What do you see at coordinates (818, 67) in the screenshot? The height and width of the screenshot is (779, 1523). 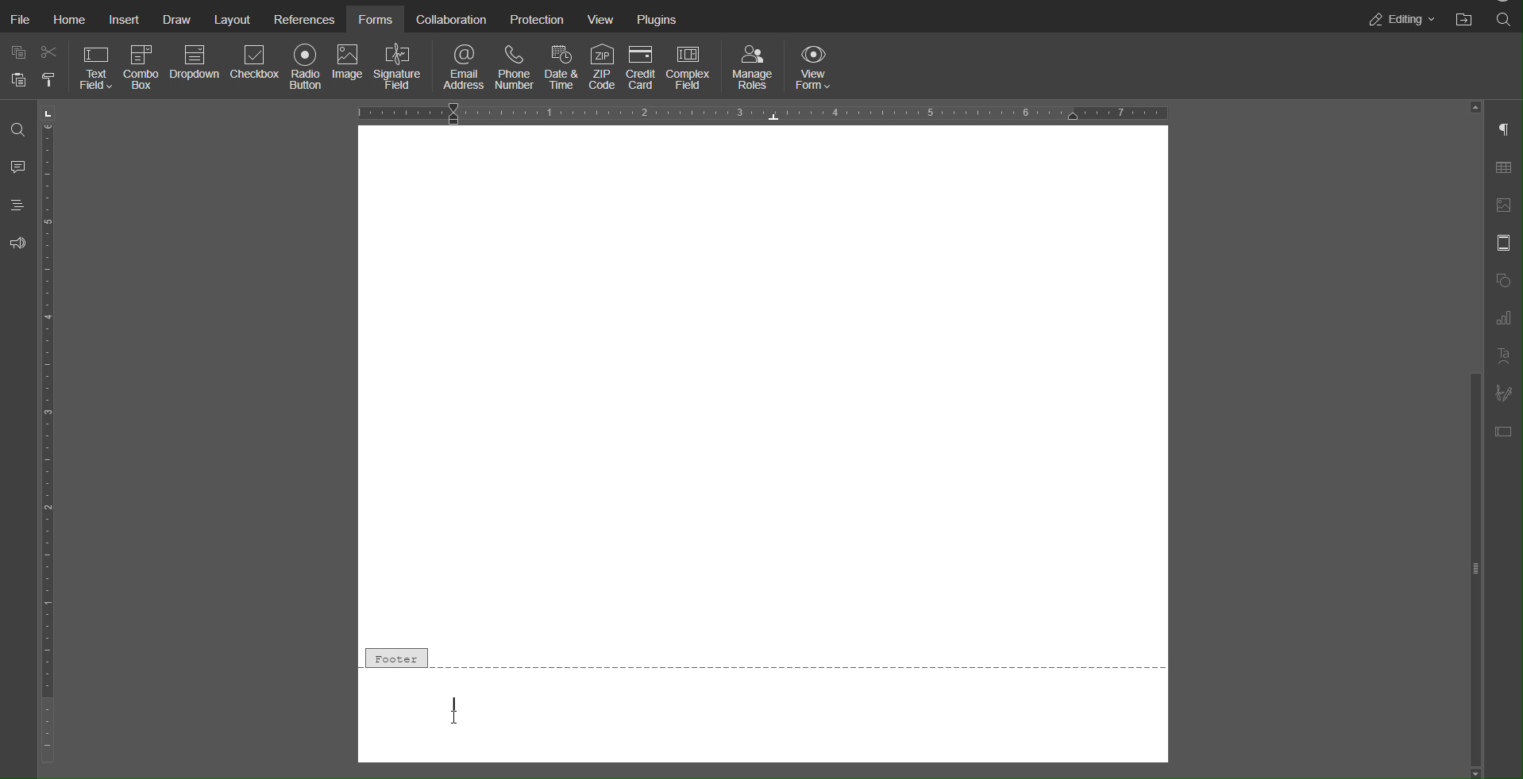 I see `View Form` at bounding box center [818, 67].